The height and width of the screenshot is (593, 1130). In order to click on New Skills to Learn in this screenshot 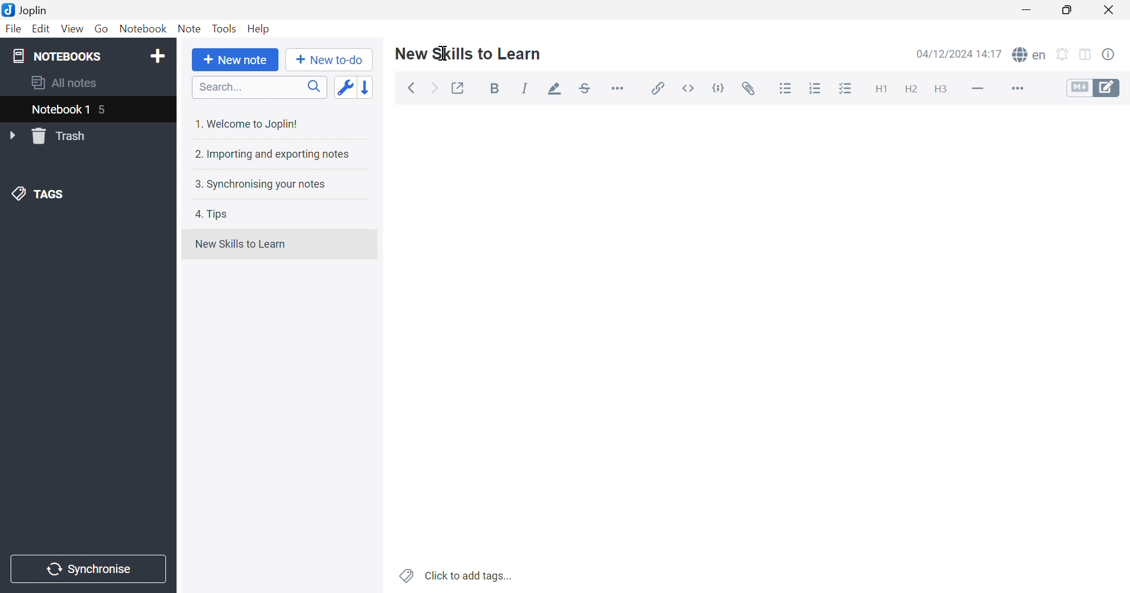, I will do `click(240, 244)`.